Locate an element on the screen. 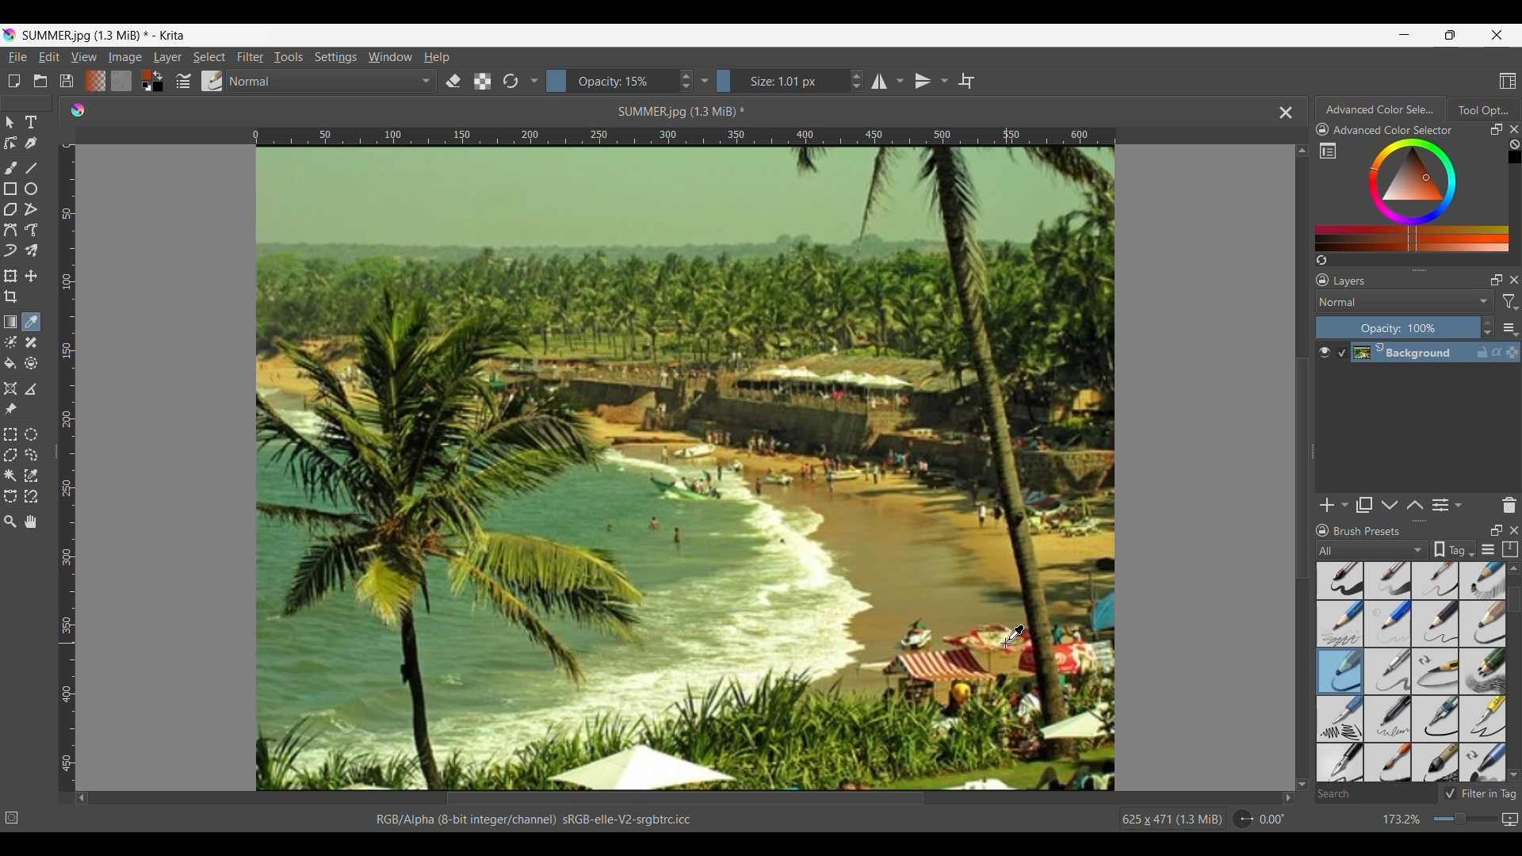 The width and height of the screenshot is (1522, 856). Quick slide to top is located at coordinates (1302, 151).